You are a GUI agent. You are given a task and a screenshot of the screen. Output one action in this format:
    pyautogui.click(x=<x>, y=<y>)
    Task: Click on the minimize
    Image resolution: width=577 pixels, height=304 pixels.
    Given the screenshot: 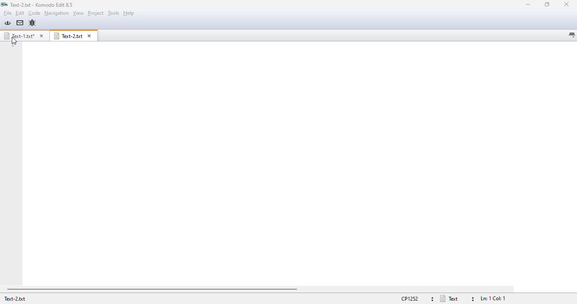 What is the action you would take?
    pyautogui.click(x=529, y=5)
    